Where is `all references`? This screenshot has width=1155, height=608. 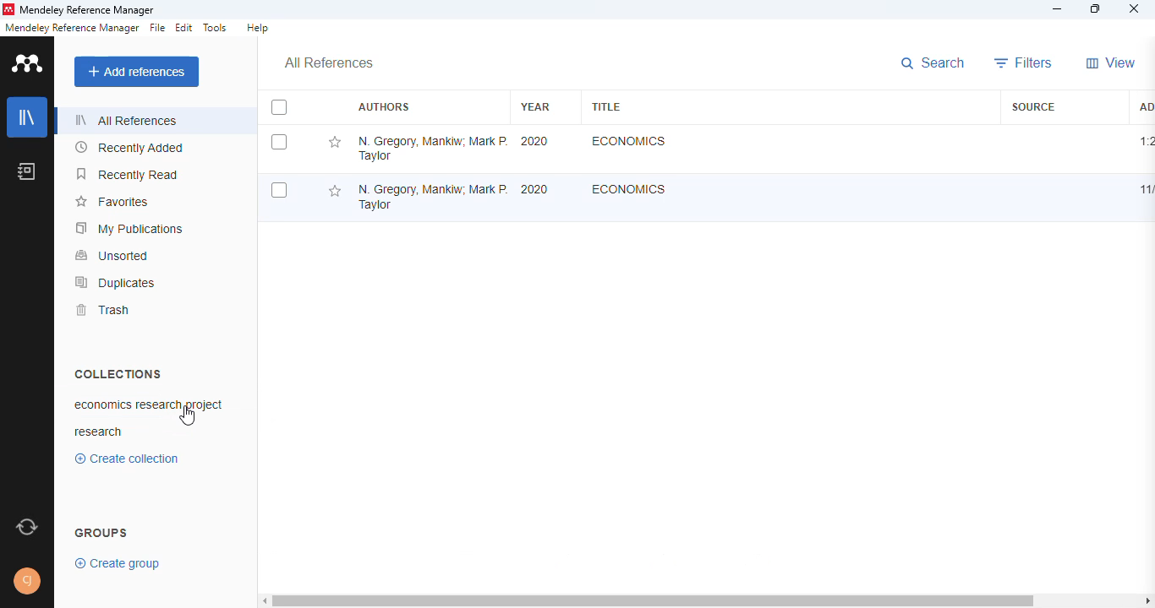
all references is located at coordinates (329, 63).